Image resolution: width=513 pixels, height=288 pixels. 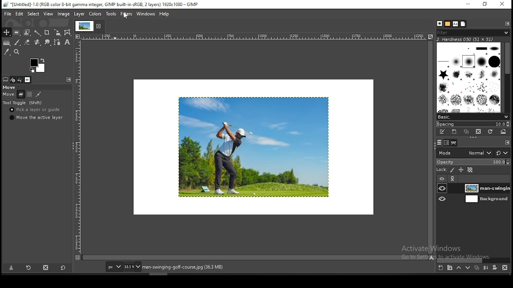 What do you see at coordinates (456, 24) in the screenshot?
I see `fonts` at bounding box center [456, 24].